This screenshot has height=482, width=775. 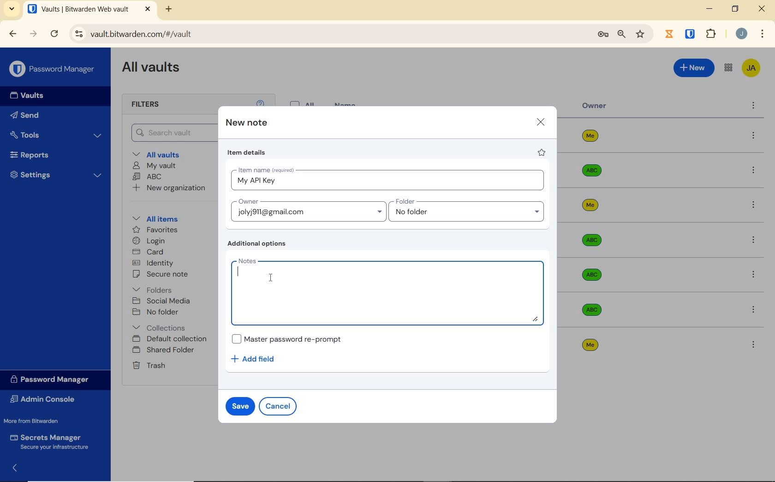 What do you see at coordinates (165, 350) in the screenshot?
I see `shared folder` at bounding box center [165, 350].